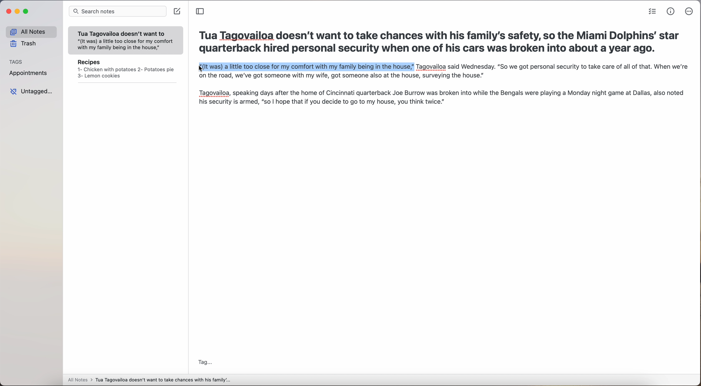 The height and width of the screenshot is (386, 701). I want to click on Tua Tagovailoa doesn't want to note, so click(126, 41).